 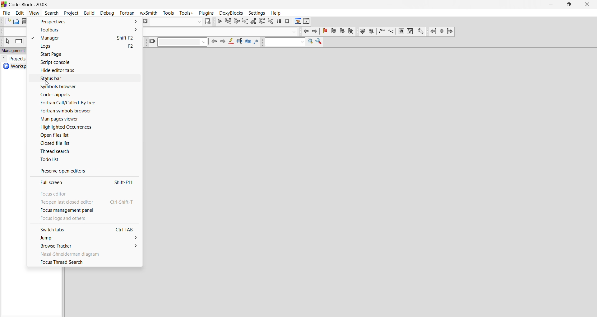 I want to click on code snippets, so click(x=85, y=94).